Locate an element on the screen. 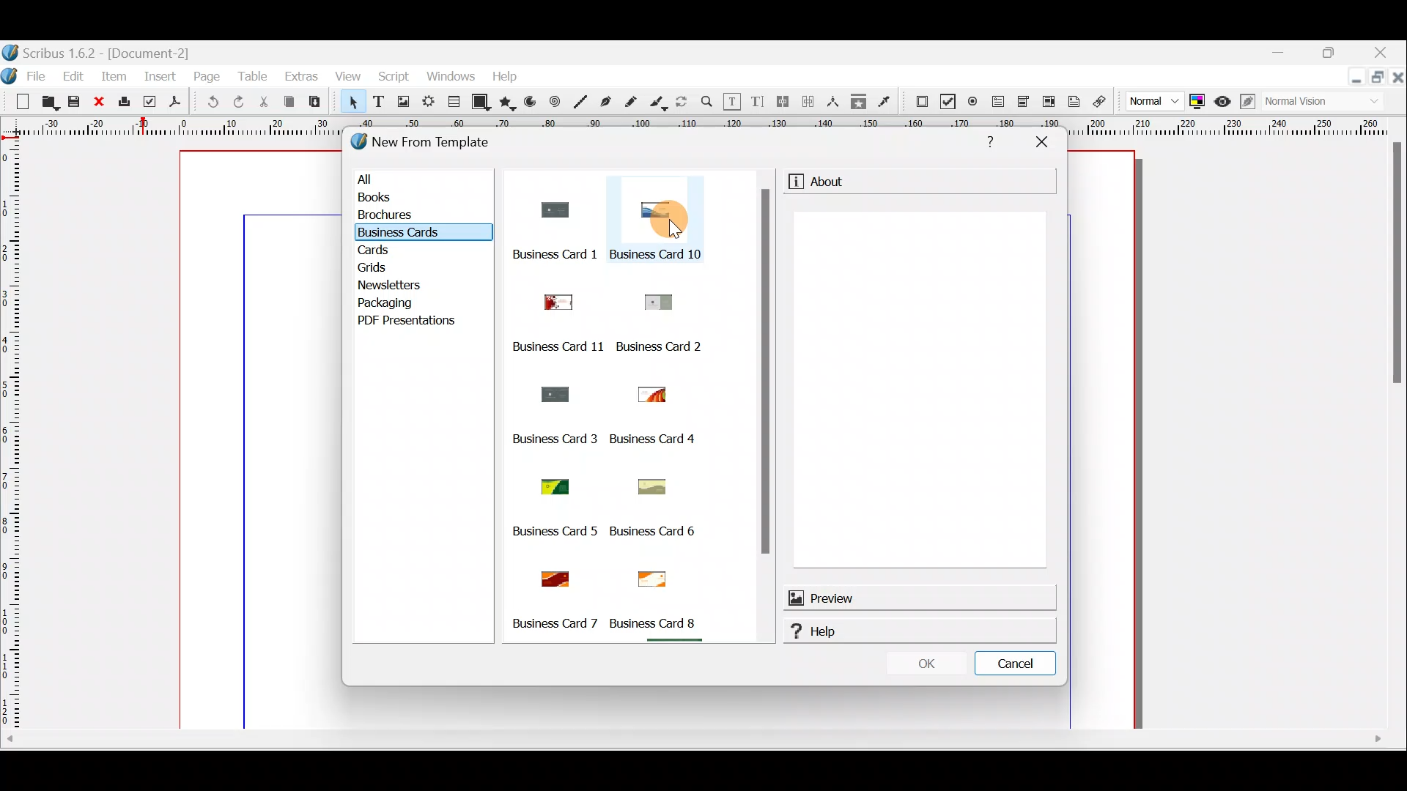 The height and width of the screenshot is (791, 1407). Minimise is located at coordinates (1283, 56).